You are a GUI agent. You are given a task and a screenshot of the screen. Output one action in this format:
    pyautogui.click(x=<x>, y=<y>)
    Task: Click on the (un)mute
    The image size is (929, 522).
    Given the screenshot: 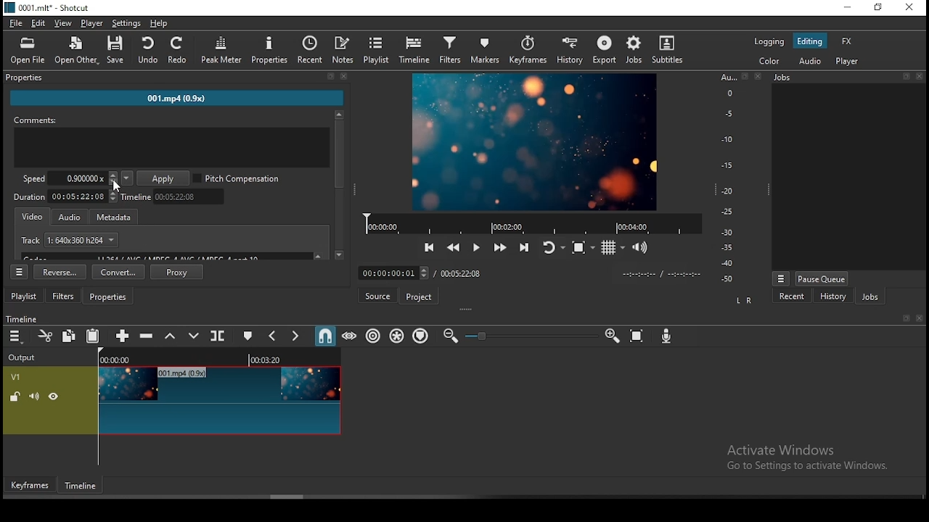 What is the action you would take?
    pyautogui.click(x=38, y=397)
    